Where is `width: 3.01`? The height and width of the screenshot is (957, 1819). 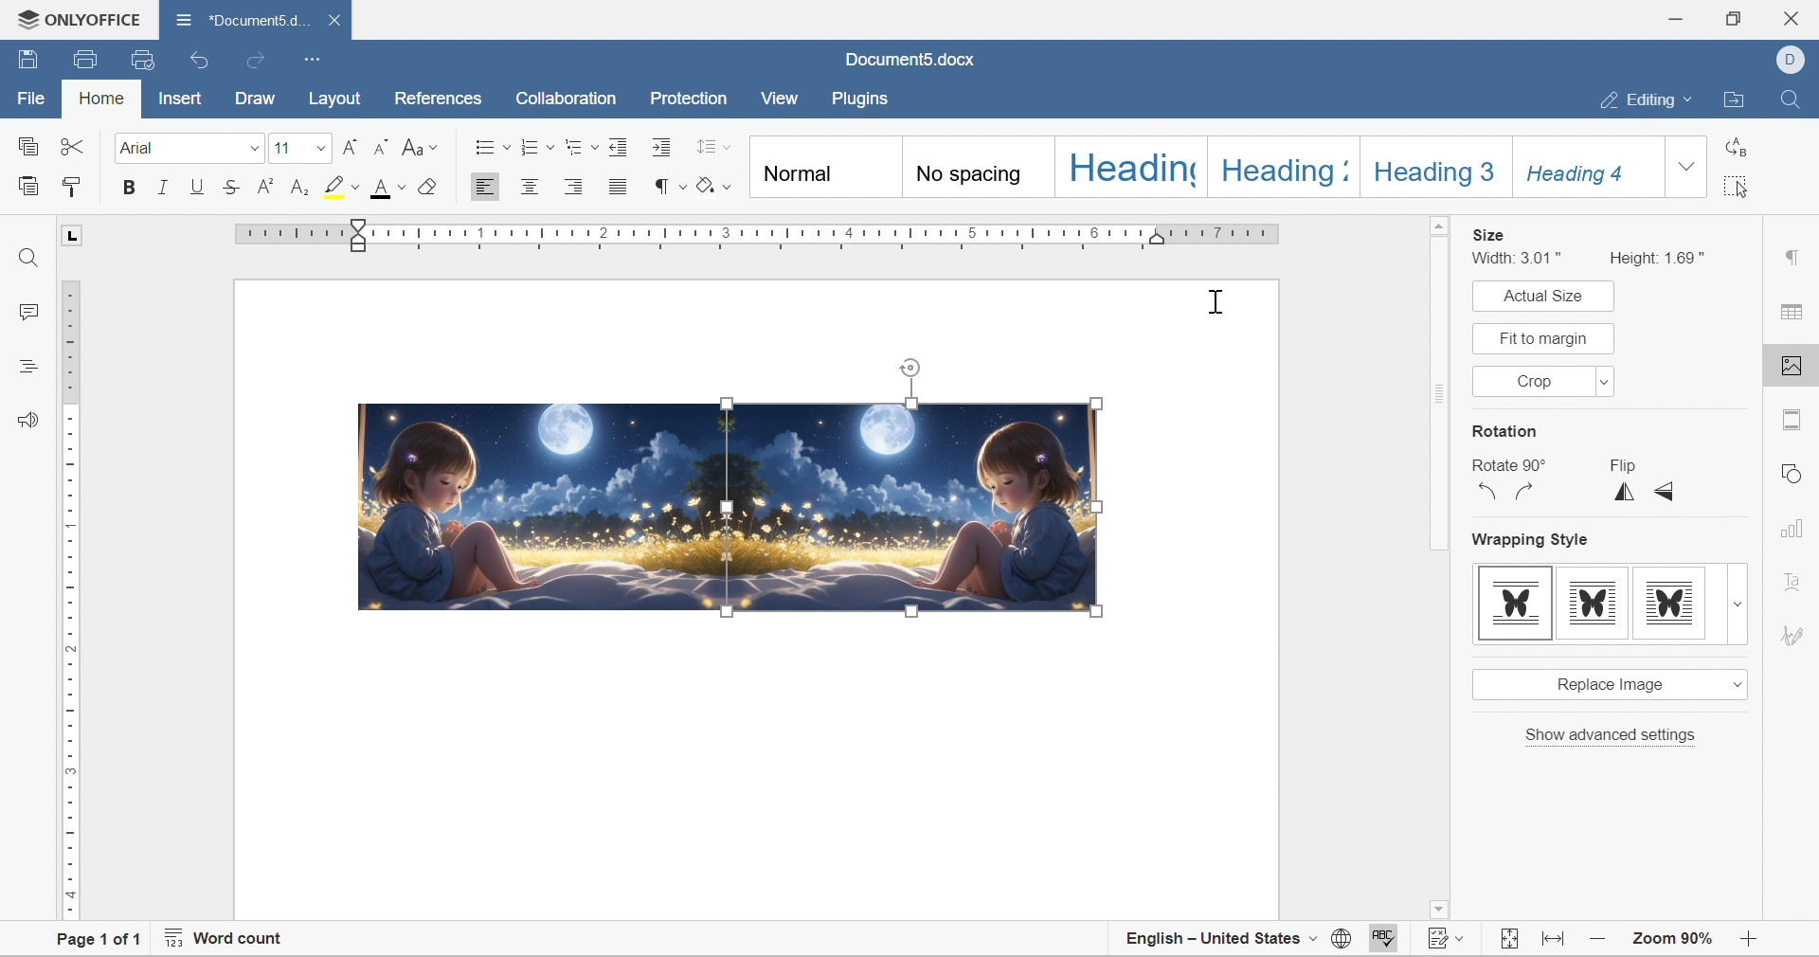
width: 3.01 is located at coordinates (1521, 258).